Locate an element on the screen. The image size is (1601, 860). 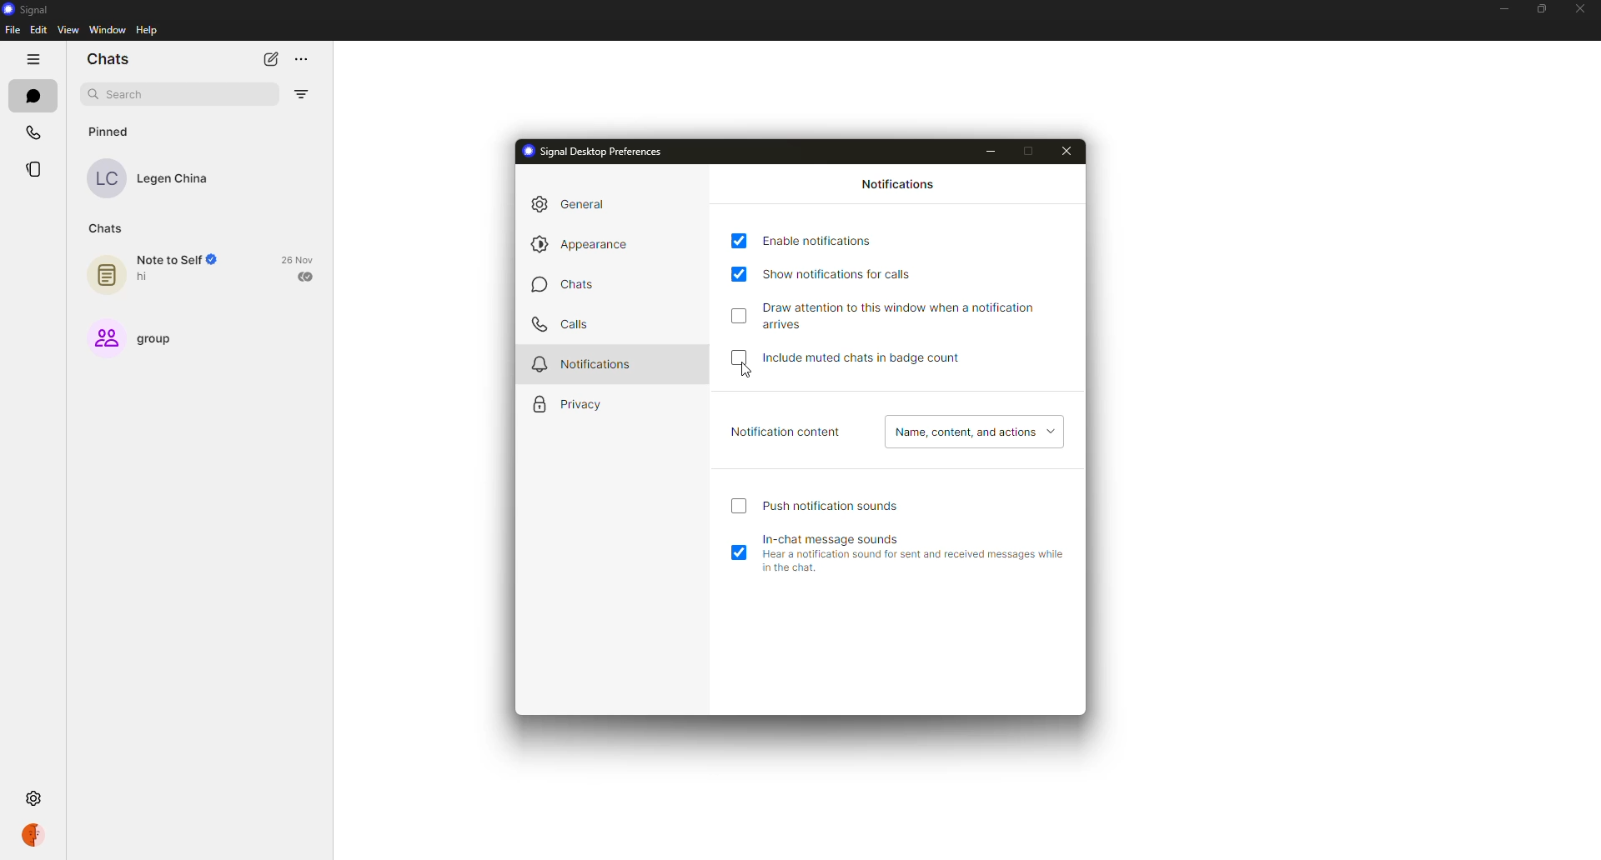
more is located at coordinates (303, 60).